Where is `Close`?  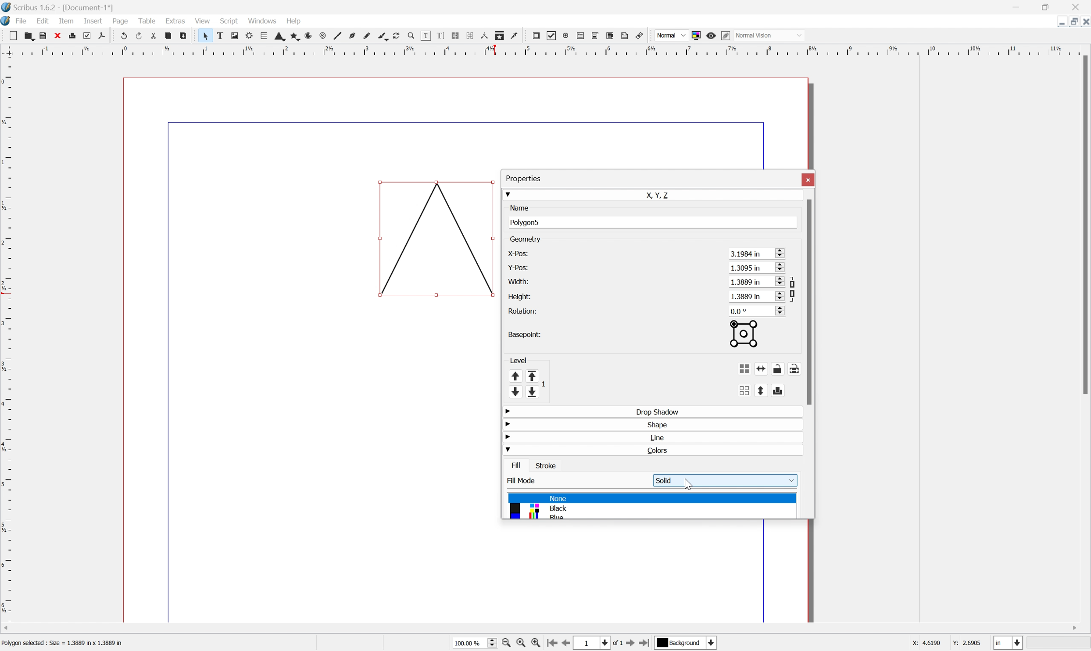
Close is located at coordinates (1084, 22).